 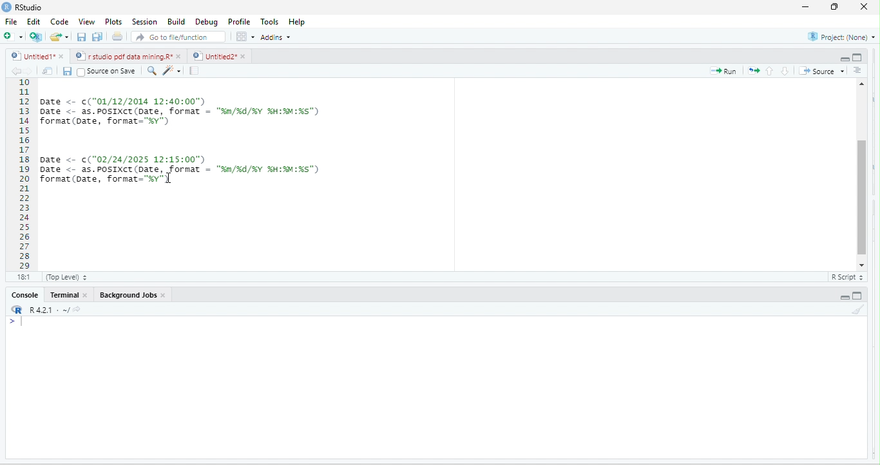 I want to click on save current document, so click(x=81, y=39).